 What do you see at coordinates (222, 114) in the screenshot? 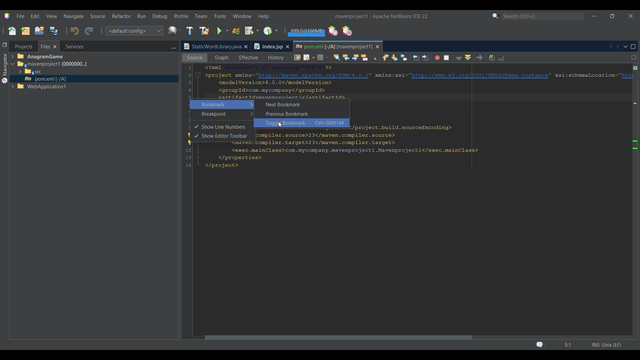
I see `Breakpoint options` at bounding box center [222, 114].